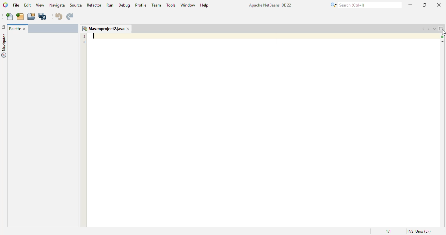 Image resolution: width=446 pixels, height=235 pixels. I want to click on palette window, so click(42, 131).